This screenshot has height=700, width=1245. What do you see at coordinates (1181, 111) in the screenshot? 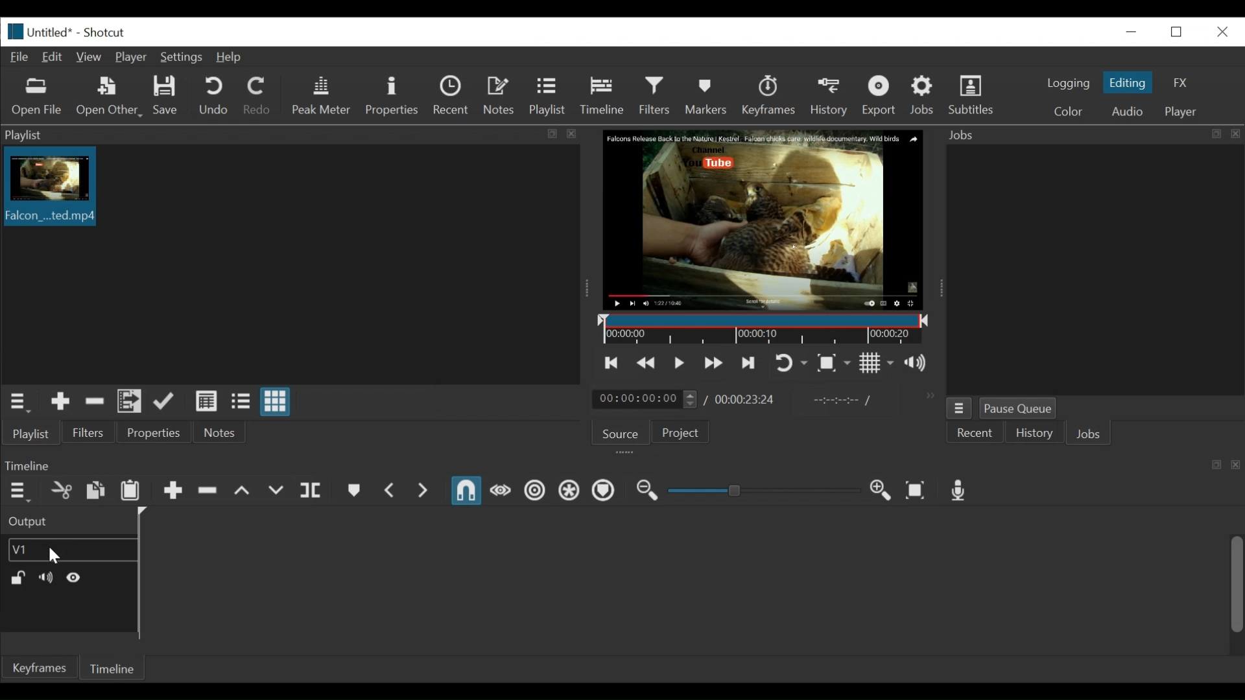
I see `Player` at bounding box center [1181, 111].